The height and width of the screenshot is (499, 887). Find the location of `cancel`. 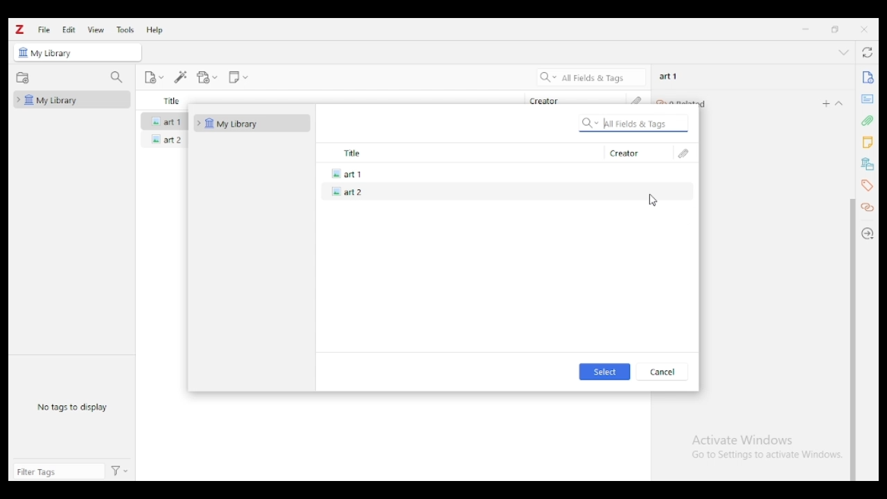

cancel is located at coordinates (662, 371).